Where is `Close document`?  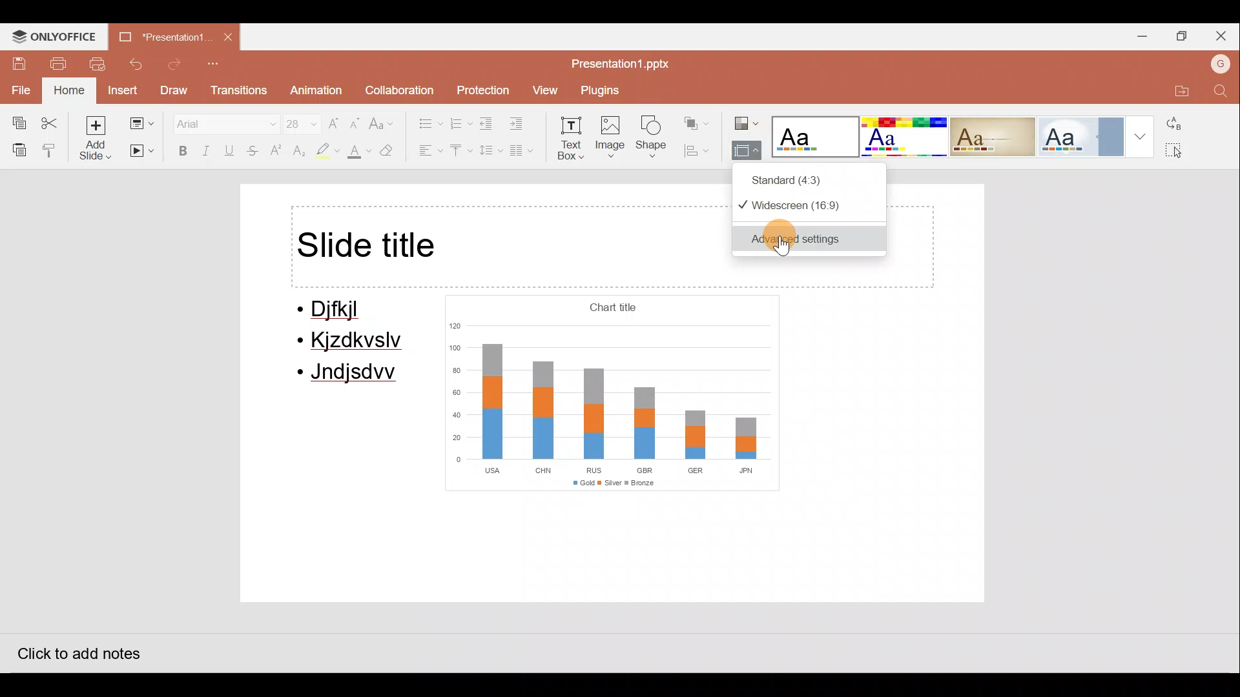
Close document is located at coordinates (229, 38).